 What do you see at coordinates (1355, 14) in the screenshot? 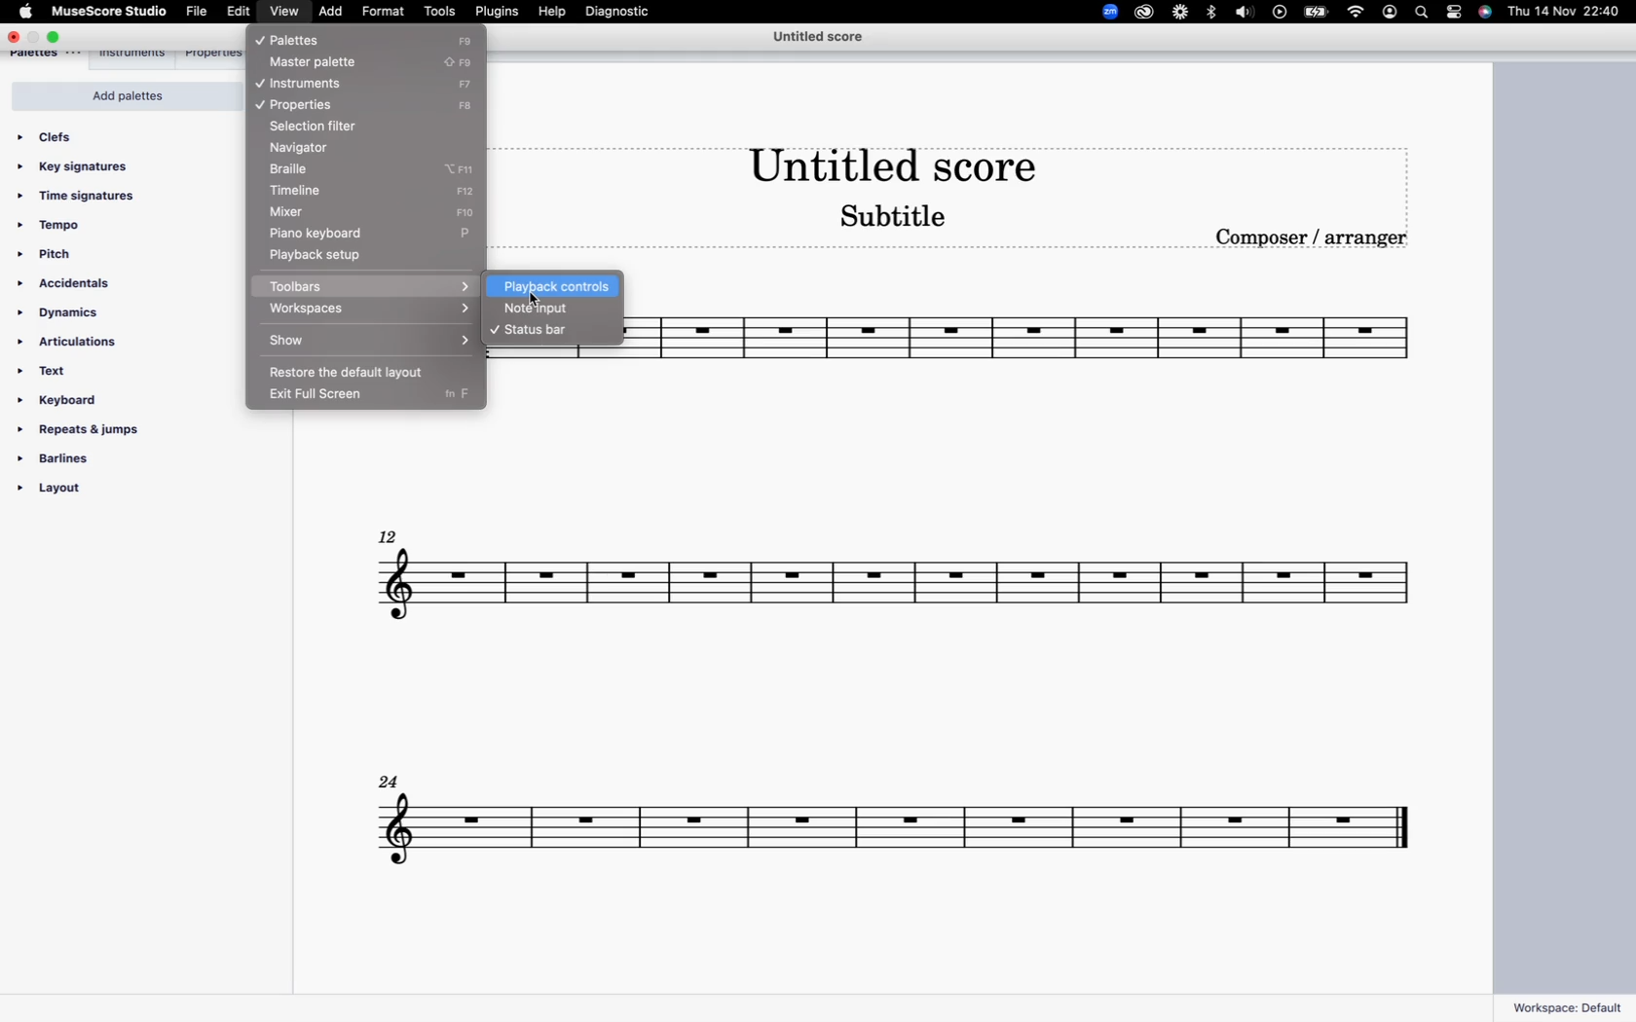
I see `wifi` at bounding box center [1355, 14].